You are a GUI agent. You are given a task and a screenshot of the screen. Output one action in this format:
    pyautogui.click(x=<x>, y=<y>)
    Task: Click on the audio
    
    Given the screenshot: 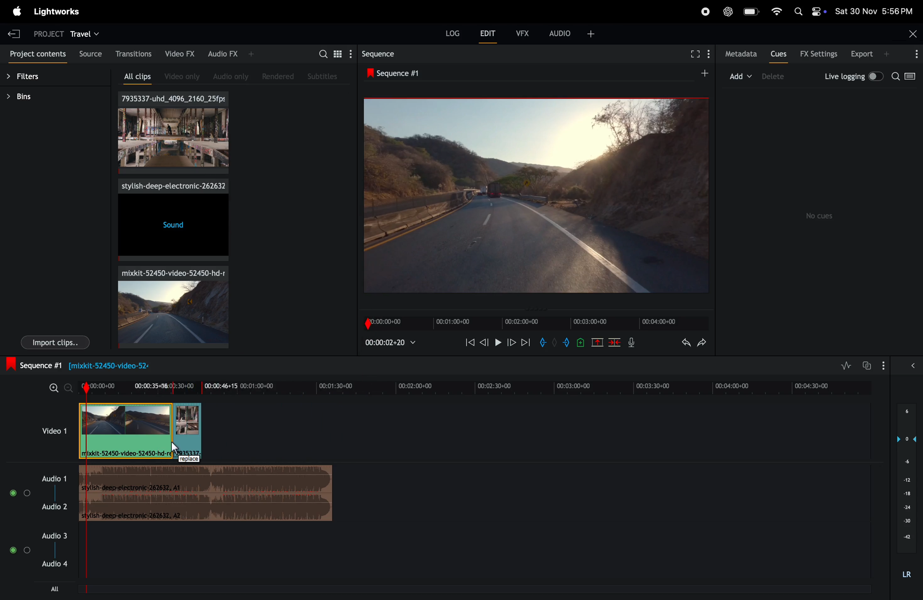 What is the action you would take?
    pyautogui.click(x=572, y=32)
    